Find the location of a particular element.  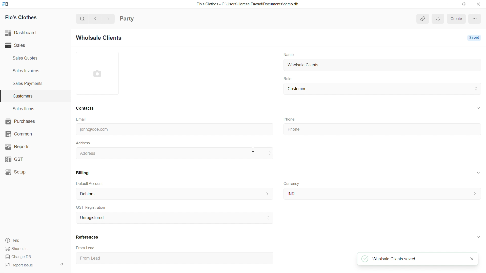

Setup is located at coordinates (17, 172).